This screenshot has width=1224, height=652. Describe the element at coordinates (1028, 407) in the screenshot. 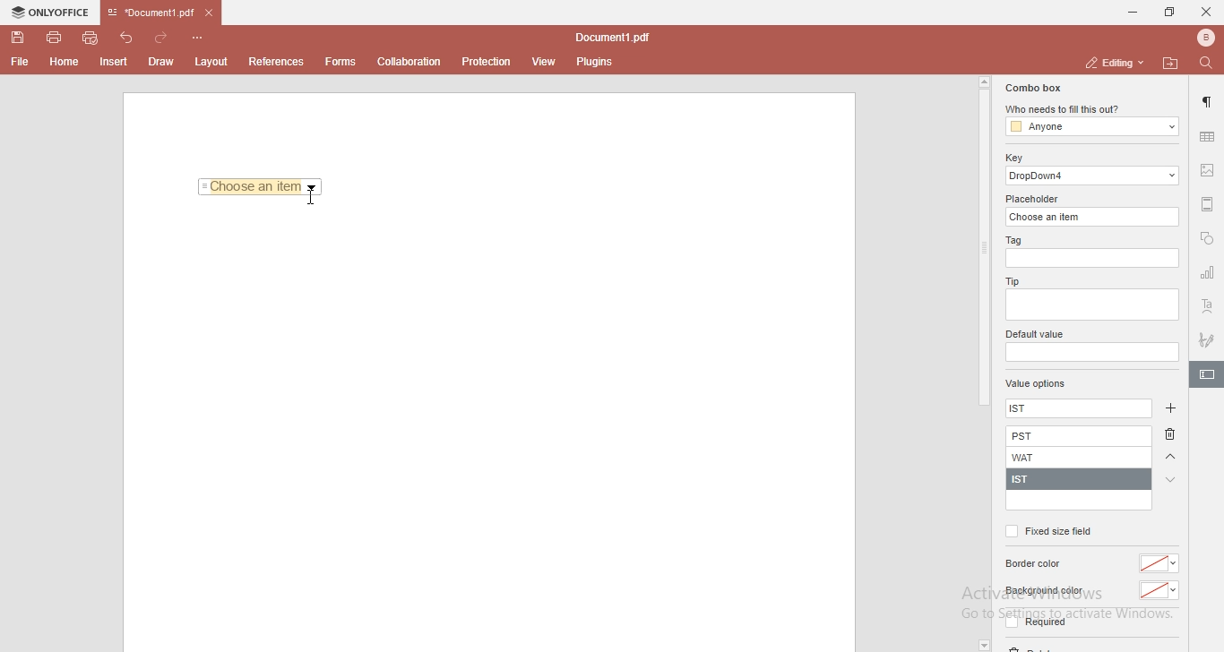

I see `ist` at that location.